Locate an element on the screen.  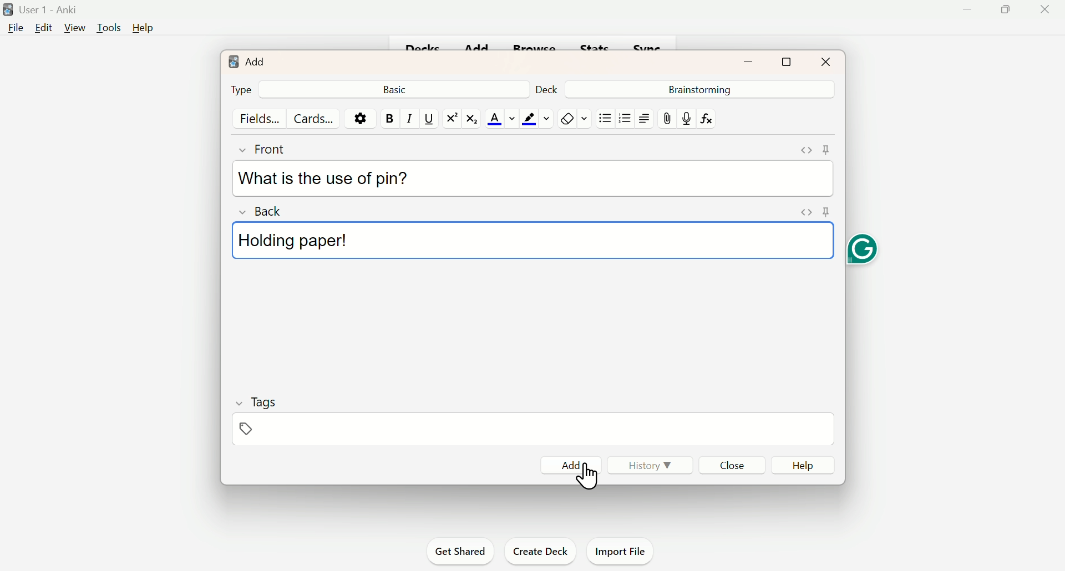
 is located at coordinates (452, 118).